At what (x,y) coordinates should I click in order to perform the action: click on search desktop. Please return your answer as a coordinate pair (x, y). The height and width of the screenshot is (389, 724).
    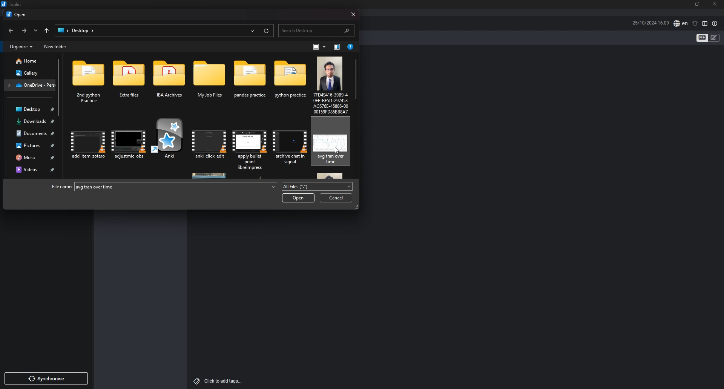
    Looking at the image, I should click on (317, 30).